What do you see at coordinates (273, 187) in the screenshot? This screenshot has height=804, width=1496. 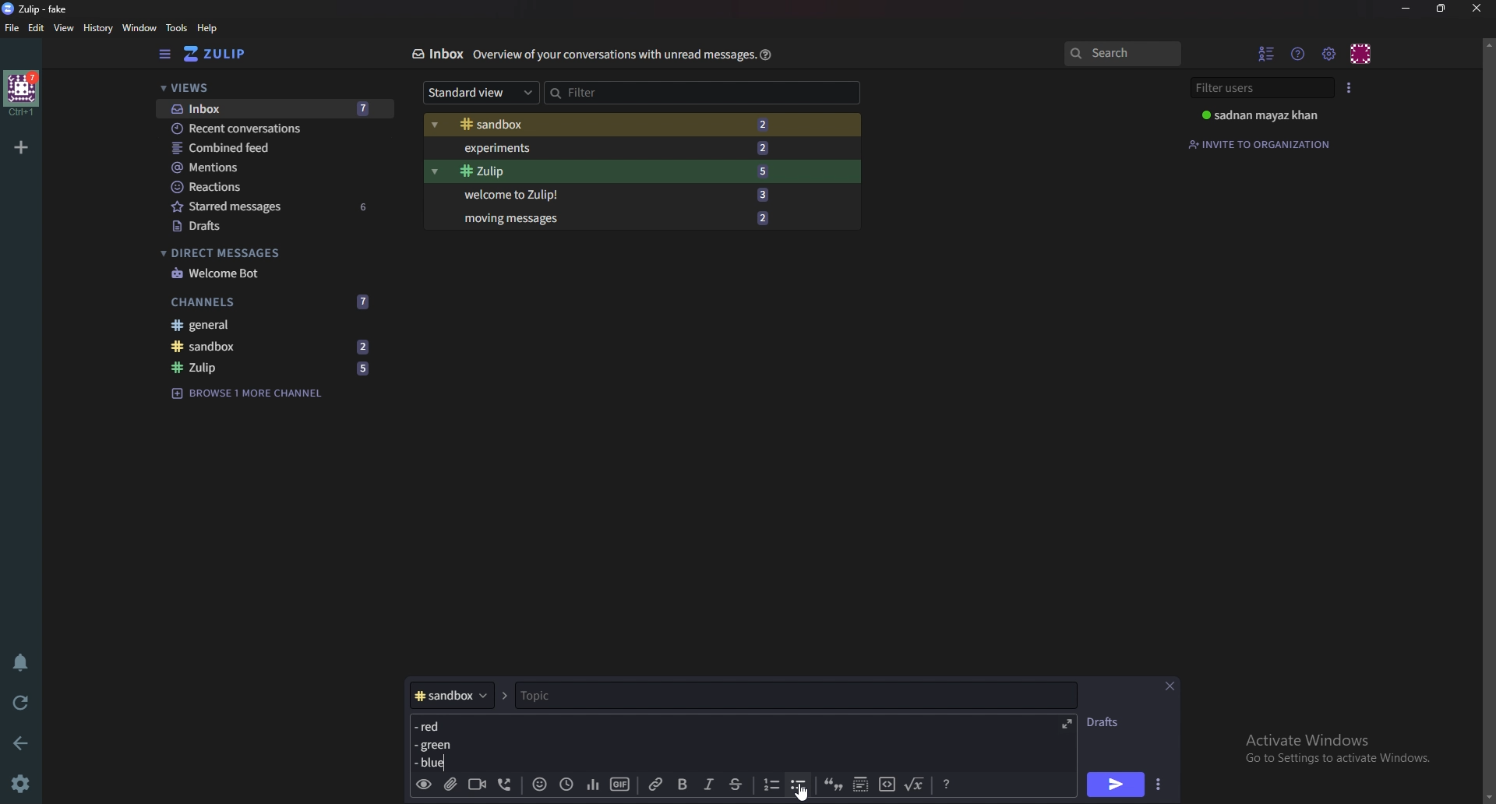 I see `Reactions` at bounding box center [273, 187].